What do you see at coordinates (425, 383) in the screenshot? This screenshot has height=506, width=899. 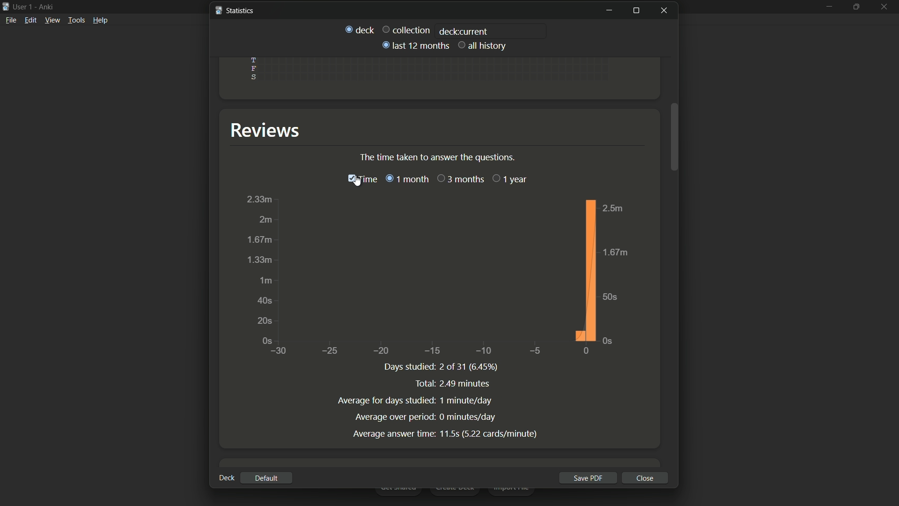 I see `total` at bounding box center [425, 383].